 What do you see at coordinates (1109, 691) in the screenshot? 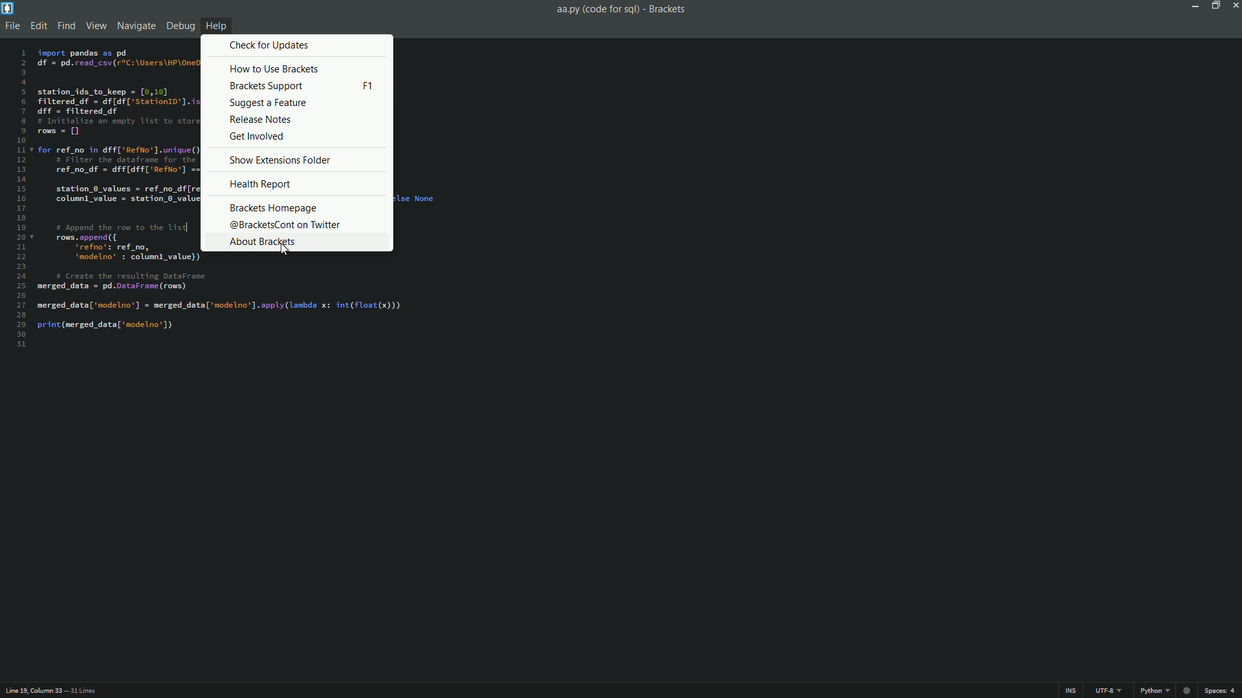
I see `line encoding` at bounding box center [1109, 691].